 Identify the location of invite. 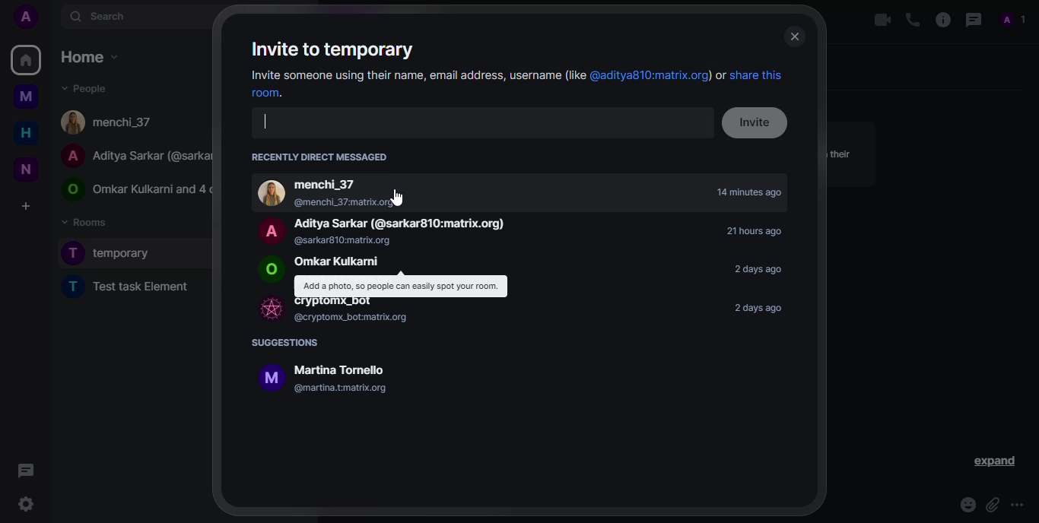
(755, 122).